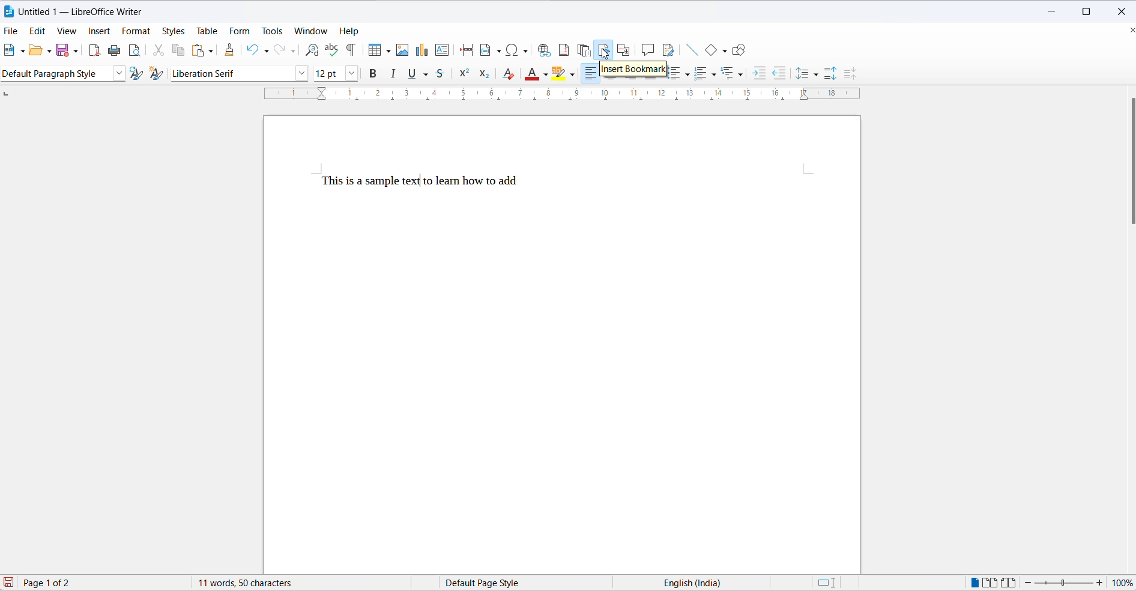  What do you see at coordinates (778, 71) in the screenshot?
I see `decrease indent` at bounding box center [778, 71].